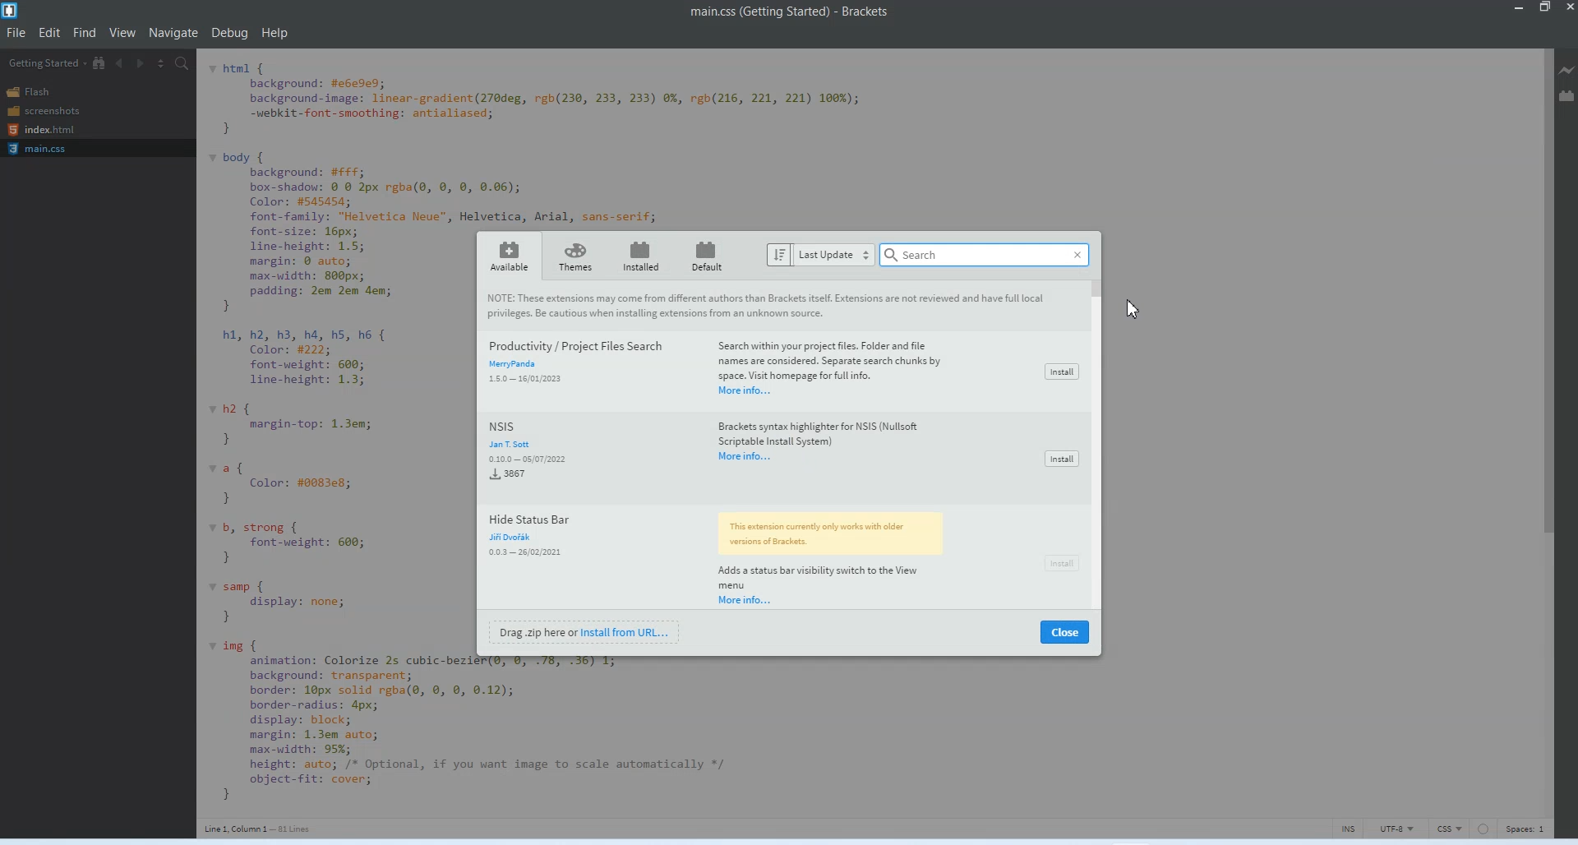  Describe the element at coordinates (309, 440) in the screenshot. I see `code` at that location.